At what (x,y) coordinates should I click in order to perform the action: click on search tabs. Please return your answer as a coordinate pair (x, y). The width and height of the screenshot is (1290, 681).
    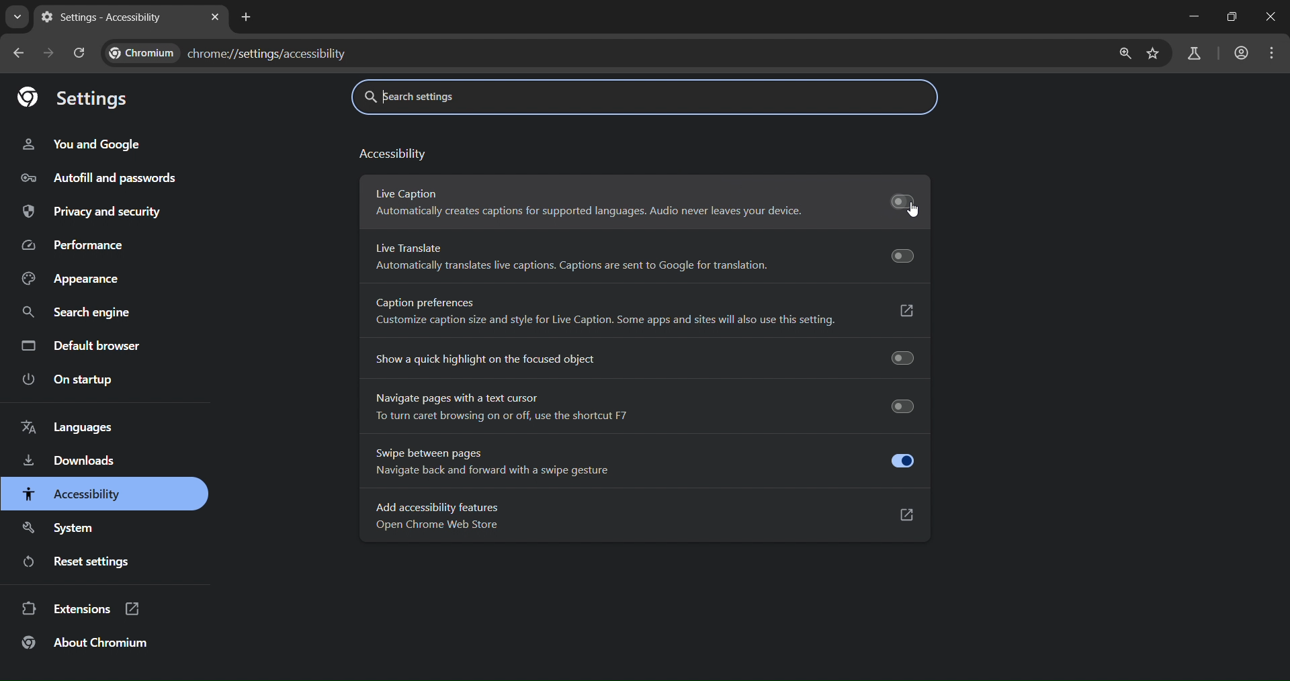
    Looking at the image, I should click on (17, 18).